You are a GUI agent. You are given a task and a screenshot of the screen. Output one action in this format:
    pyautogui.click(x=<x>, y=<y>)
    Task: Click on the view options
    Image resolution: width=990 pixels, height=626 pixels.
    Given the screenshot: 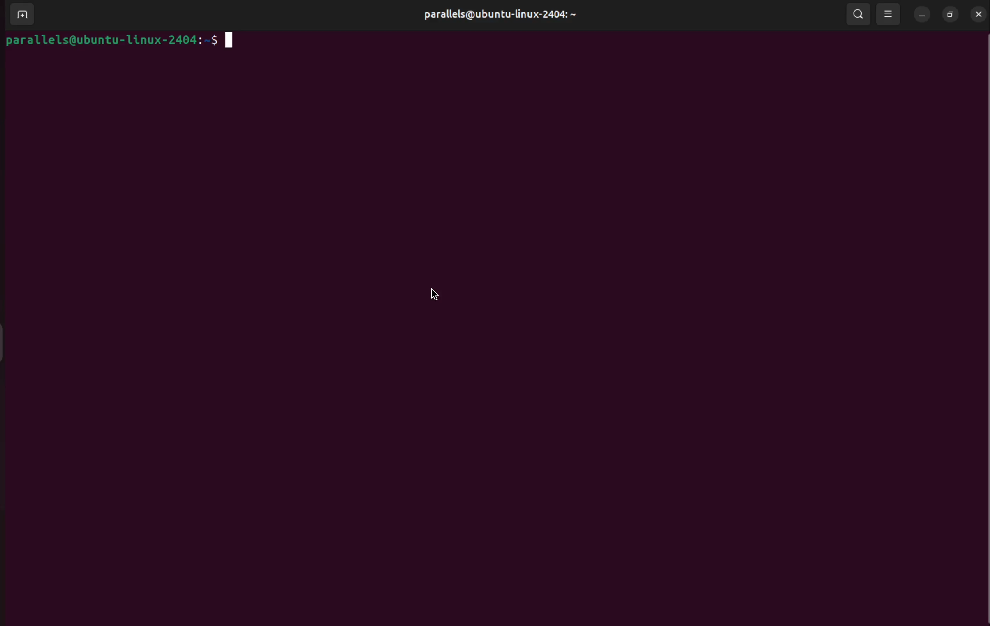 What is the action you would take?
    pyautogui.click(x=890, y=15)
    